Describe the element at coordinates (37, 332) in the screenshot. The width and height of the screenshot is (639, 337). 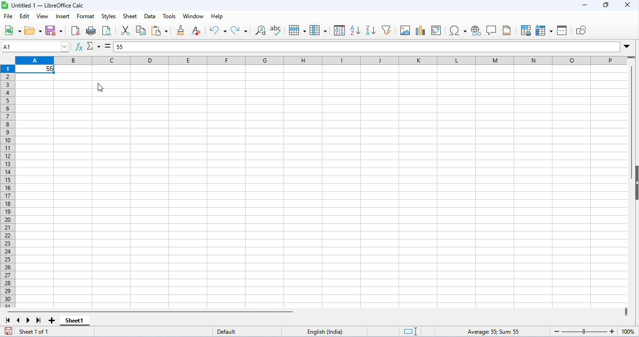
I see `sheet 1 of 1` at that location.